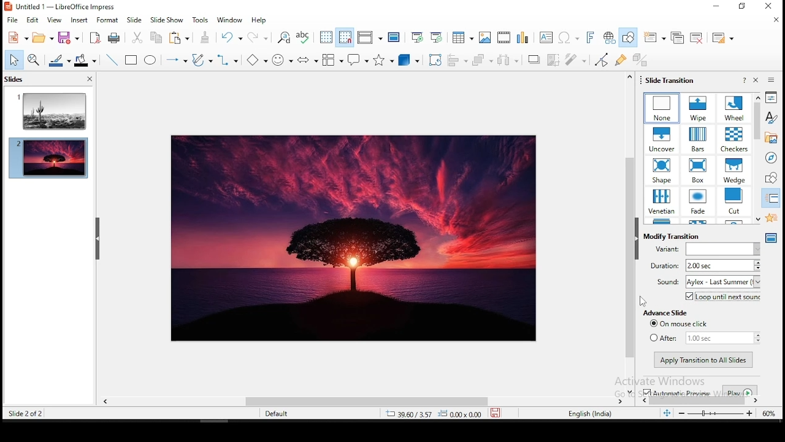  What do you see at coordinates (771, 98) in the screenshot?
I see `properties` at bounding box center [771, 98].